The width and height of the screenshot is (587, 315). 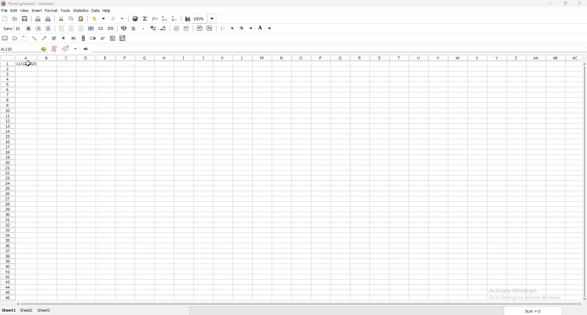 What do you see at coordinates (44, 310) in the screenshot?
I see `sheet 3` at bounding box center [44, 310].